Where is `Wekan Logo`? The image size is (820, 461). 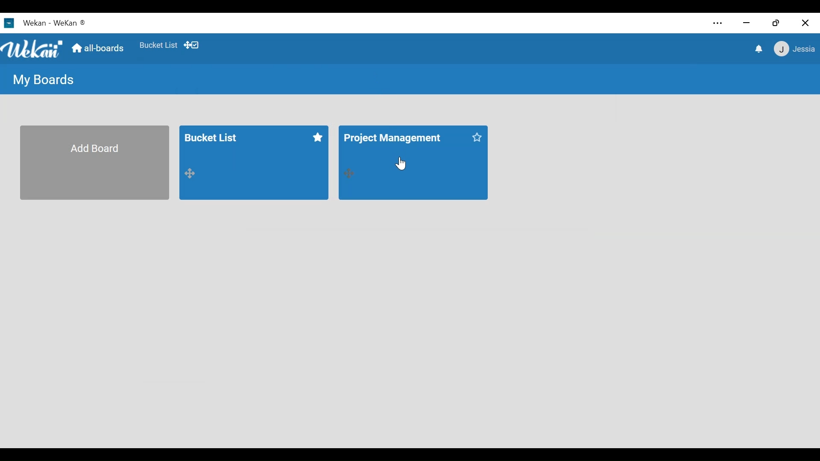
Wekan Logo is located at coordinates (33, 48).